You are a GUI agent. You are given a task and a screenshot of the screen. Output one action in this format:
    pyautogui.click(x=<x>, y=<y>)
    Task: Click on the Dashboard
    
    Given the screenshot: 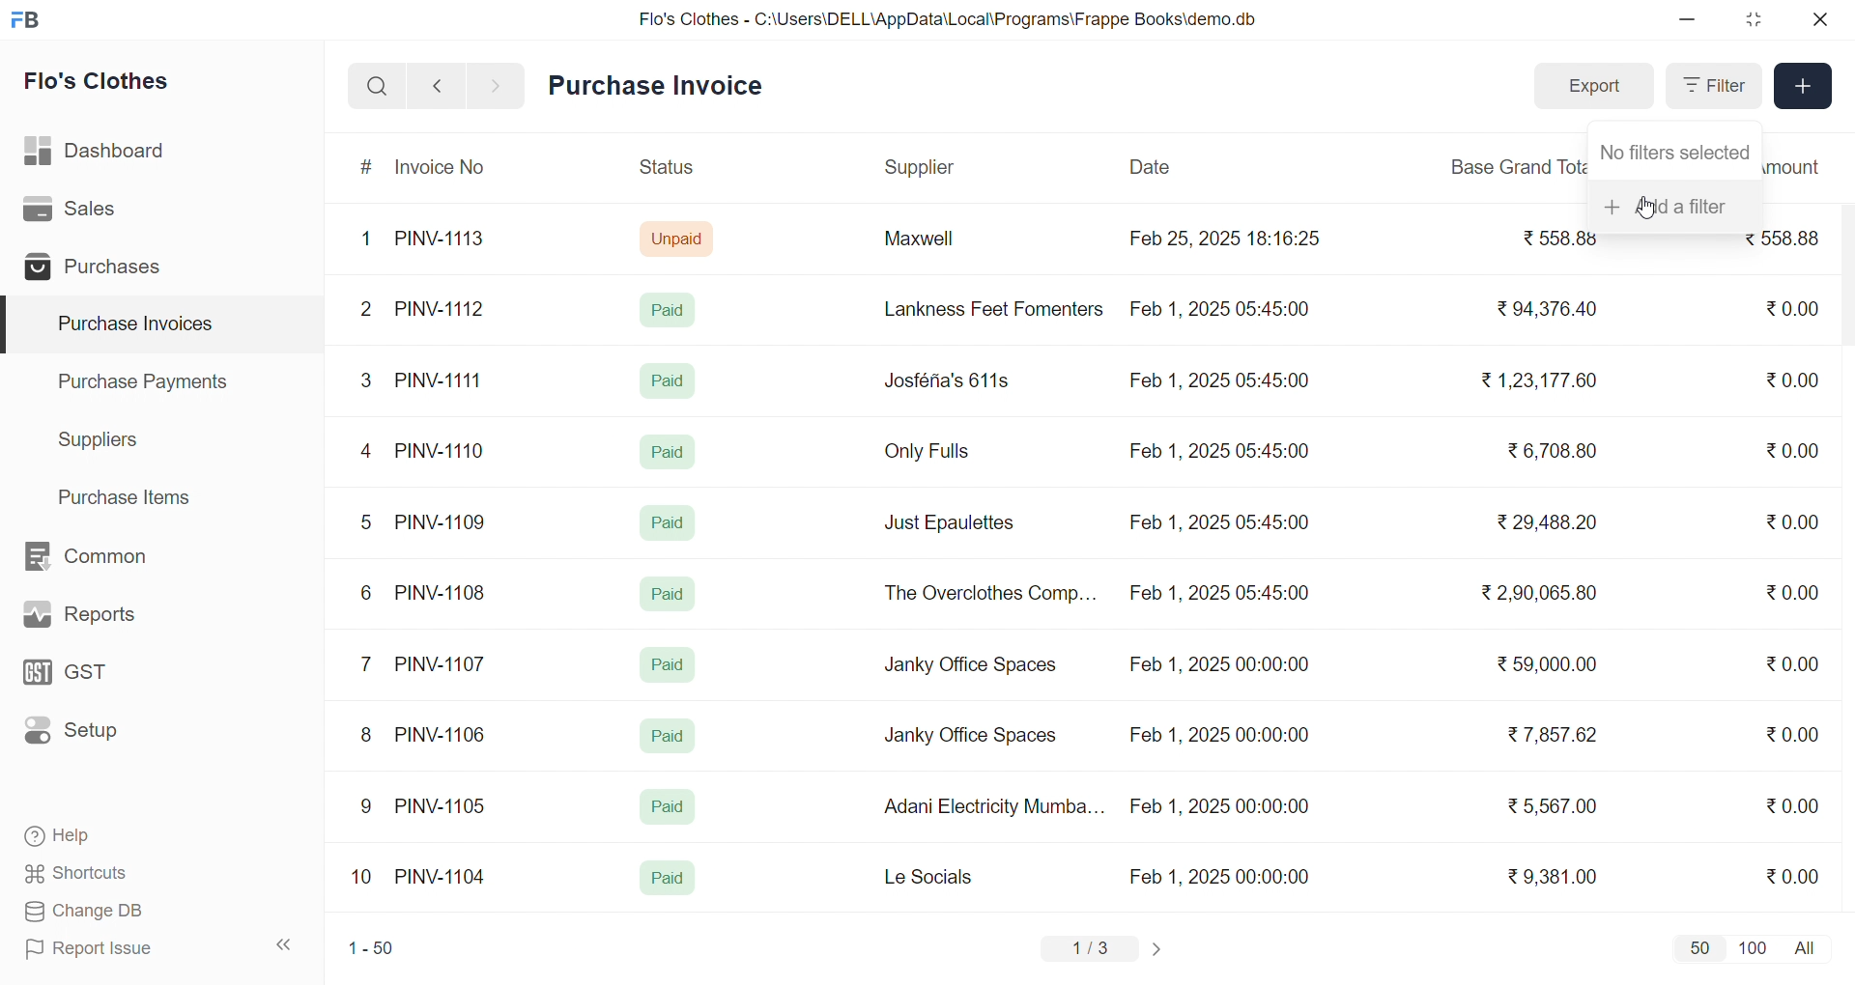 What is the action you would take?
    pyautogui.click(x=100, y=155)
    